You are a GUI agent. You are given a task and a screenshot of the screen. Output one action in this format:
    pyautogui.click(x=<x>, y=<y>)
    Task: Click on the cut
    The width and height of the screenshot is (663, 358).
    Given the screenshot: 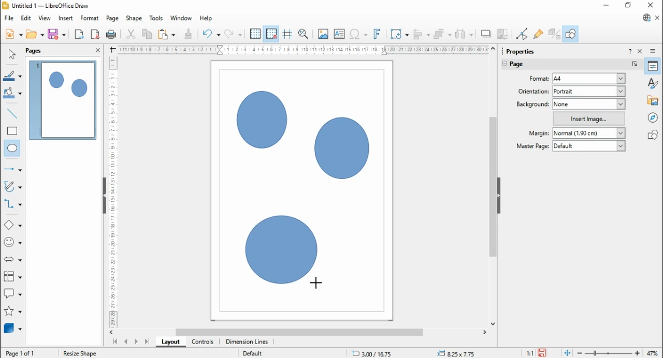 What is the action you would take?
    pyautogui.click(x=131, y=34)
    